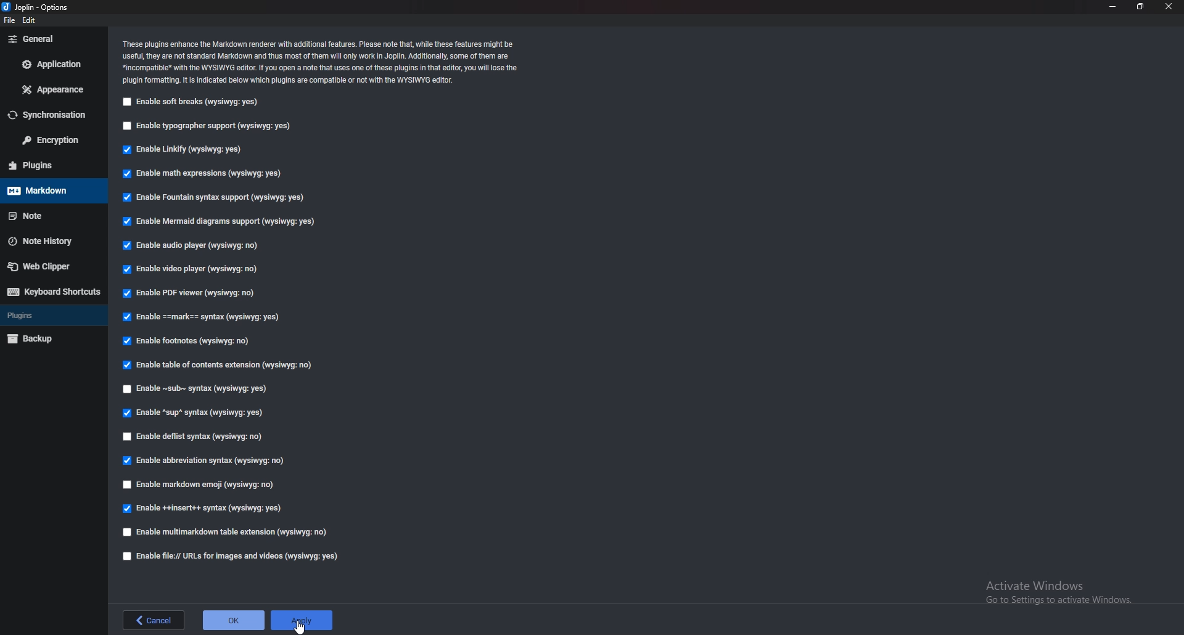  I want to click on Keyboard shortcuts, so click(52, 292).